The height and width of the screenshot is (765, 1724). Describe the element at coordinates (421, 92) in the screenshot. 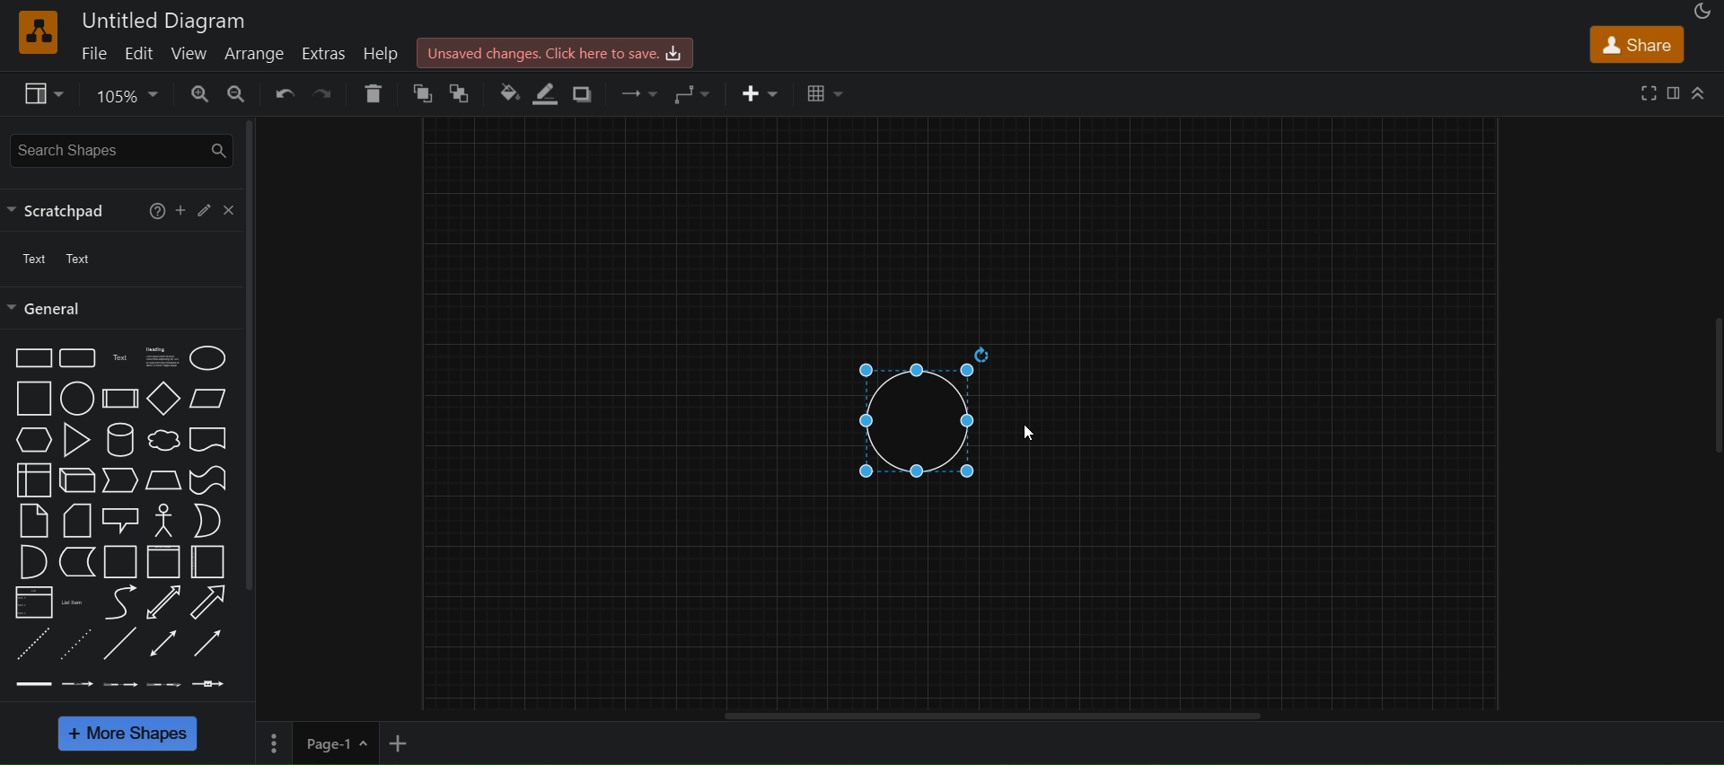

I see `to front` at that location.